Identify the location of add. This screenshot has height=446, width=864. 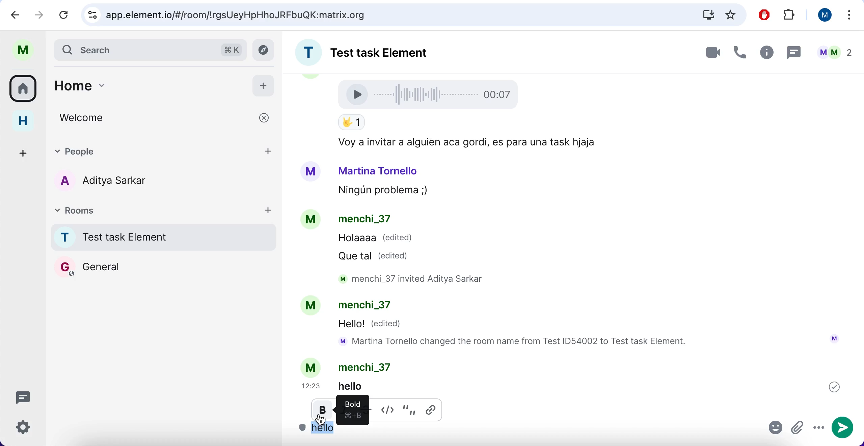
(264, 84).